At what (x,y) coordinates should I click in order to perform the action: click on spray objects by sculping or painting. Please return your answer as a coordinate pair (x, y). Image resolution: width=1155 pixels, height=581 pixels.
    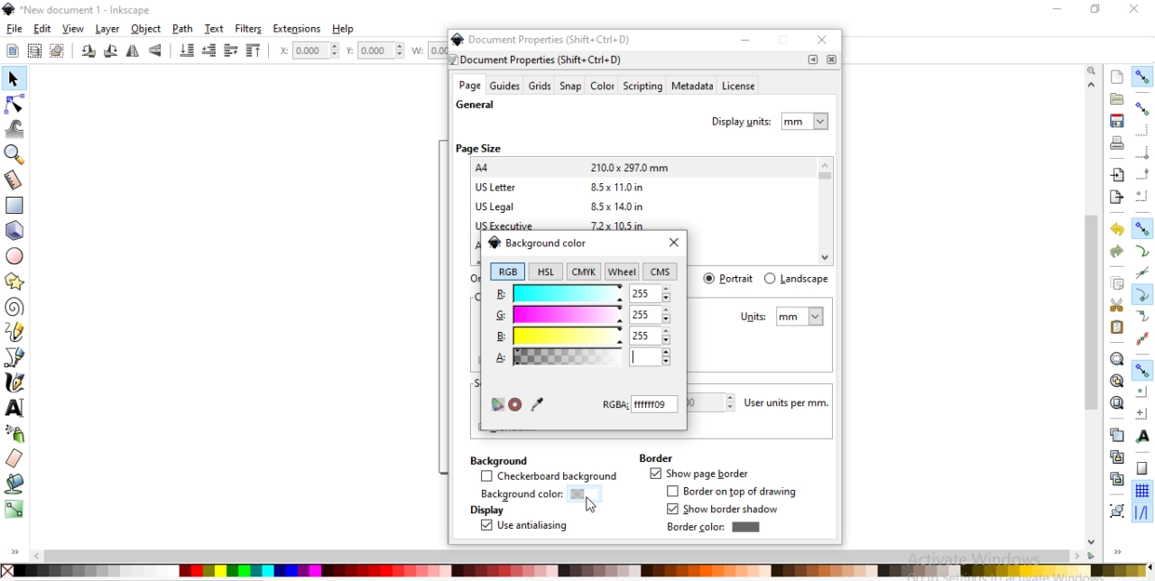
    Looking at the image, I should click on (19, 433).